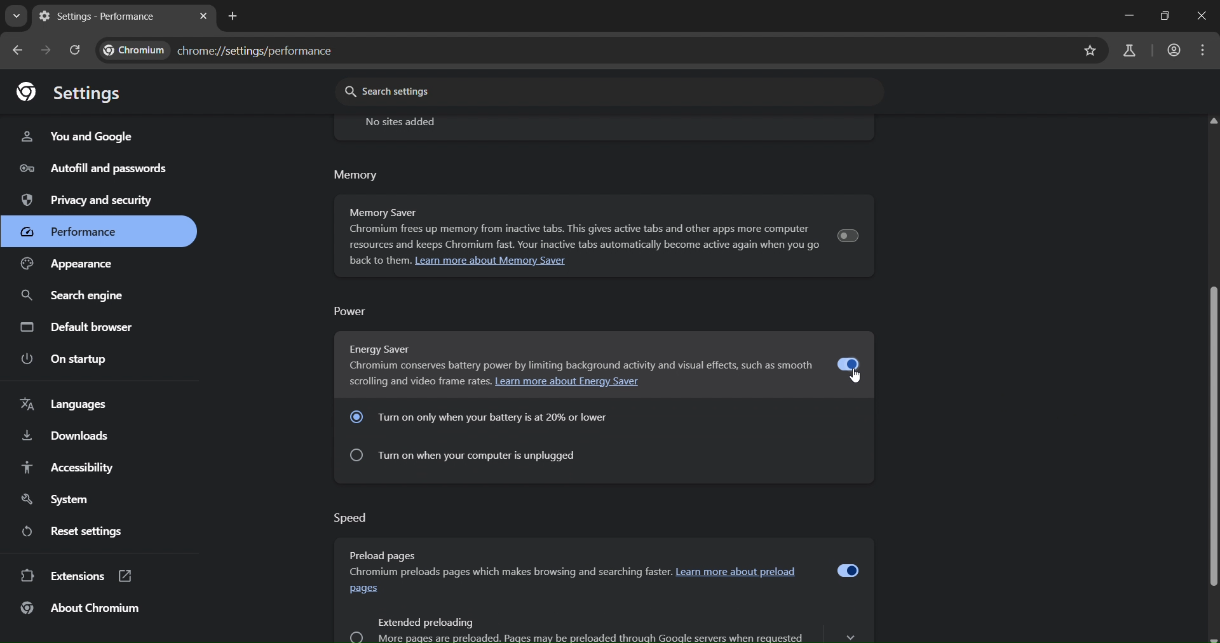  Describe the element at coordinates (60, 499) in the screenshot. I see `system` at that location.